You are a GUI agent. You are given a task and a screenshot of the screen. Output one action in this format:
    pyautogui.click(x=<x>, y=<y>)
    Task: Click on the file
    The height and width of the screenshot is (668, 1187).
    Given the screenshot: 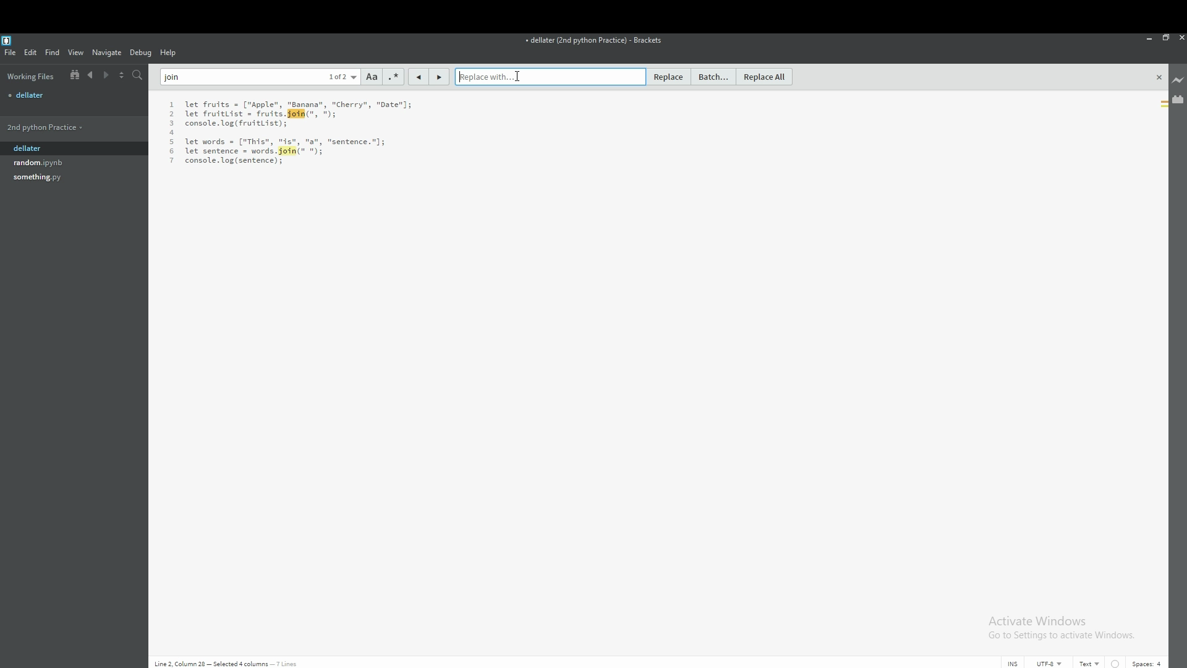 What is the action you would take?
    pyautogui.click(x=58, y=162)
    